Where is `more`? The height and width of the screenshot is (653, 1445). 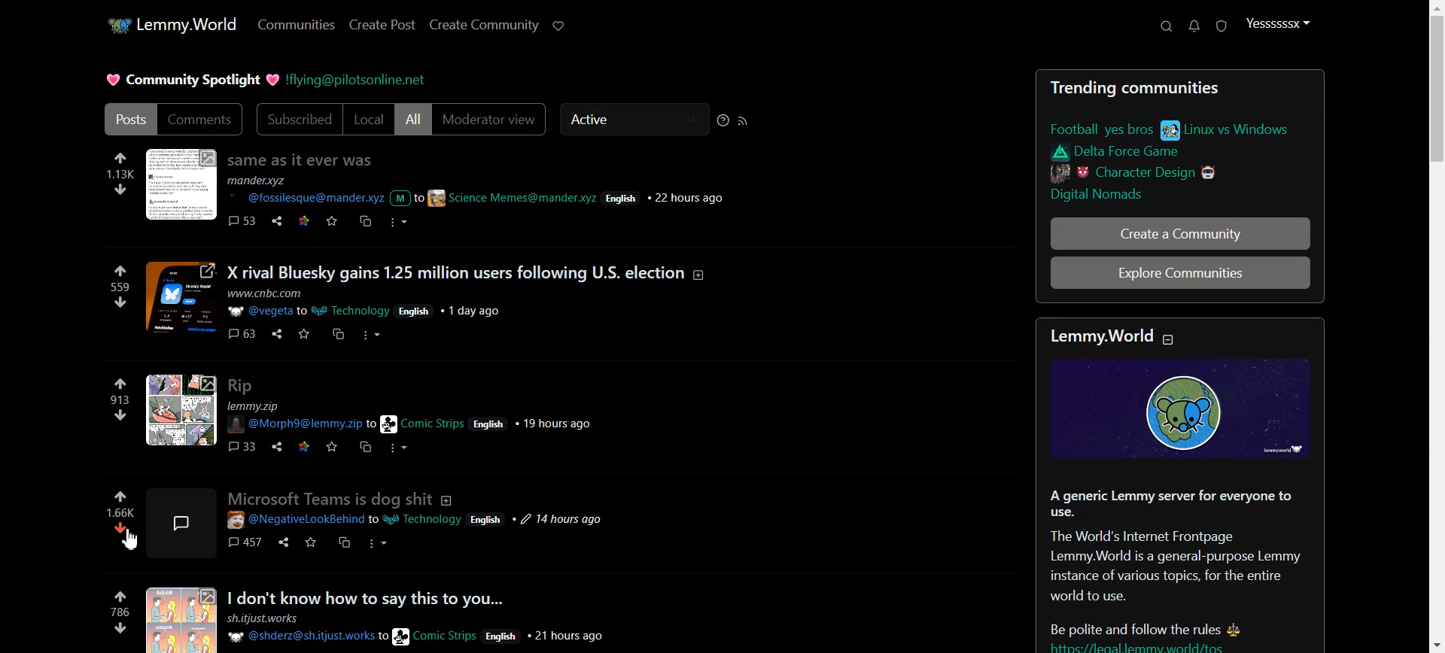 more is located at coordinates (377, 542).